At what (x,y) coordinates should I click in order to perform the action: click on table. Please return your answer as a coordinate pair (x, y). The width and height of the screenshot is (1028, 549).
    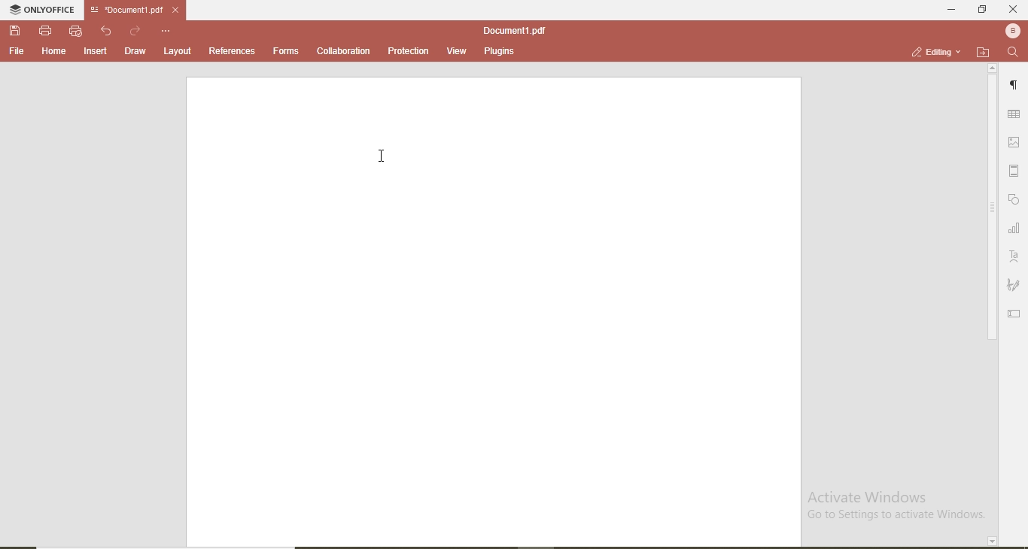
    Looking at the image, I should click on (1015, 114).